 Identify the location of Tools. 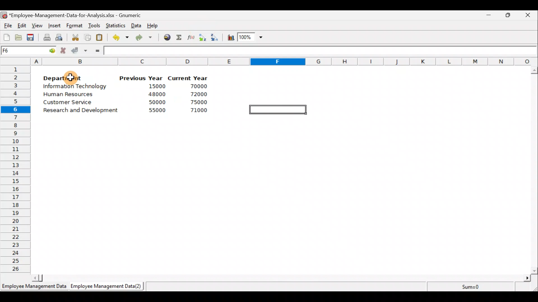
(94, 26).